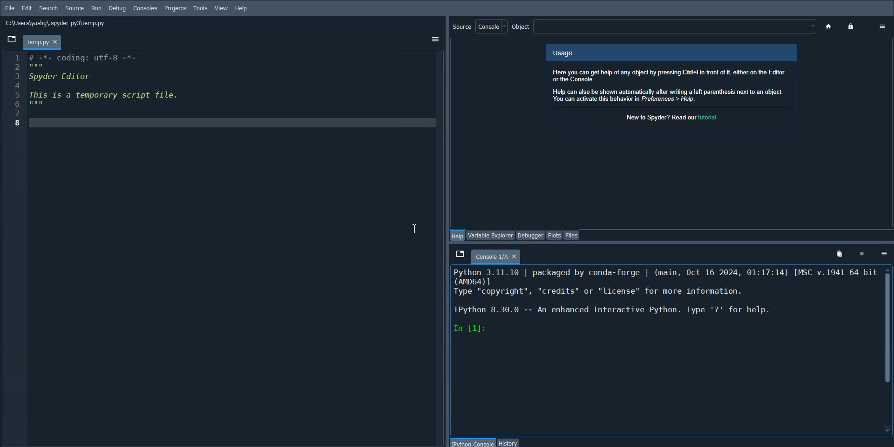 The height and width of the screenshot is (447, 894). What do you see at coordinates (54, 22) in the screenshot?
I see `C:\Users\yashg\.spyder-py3\temp.py` at bounding box center [54, 22].